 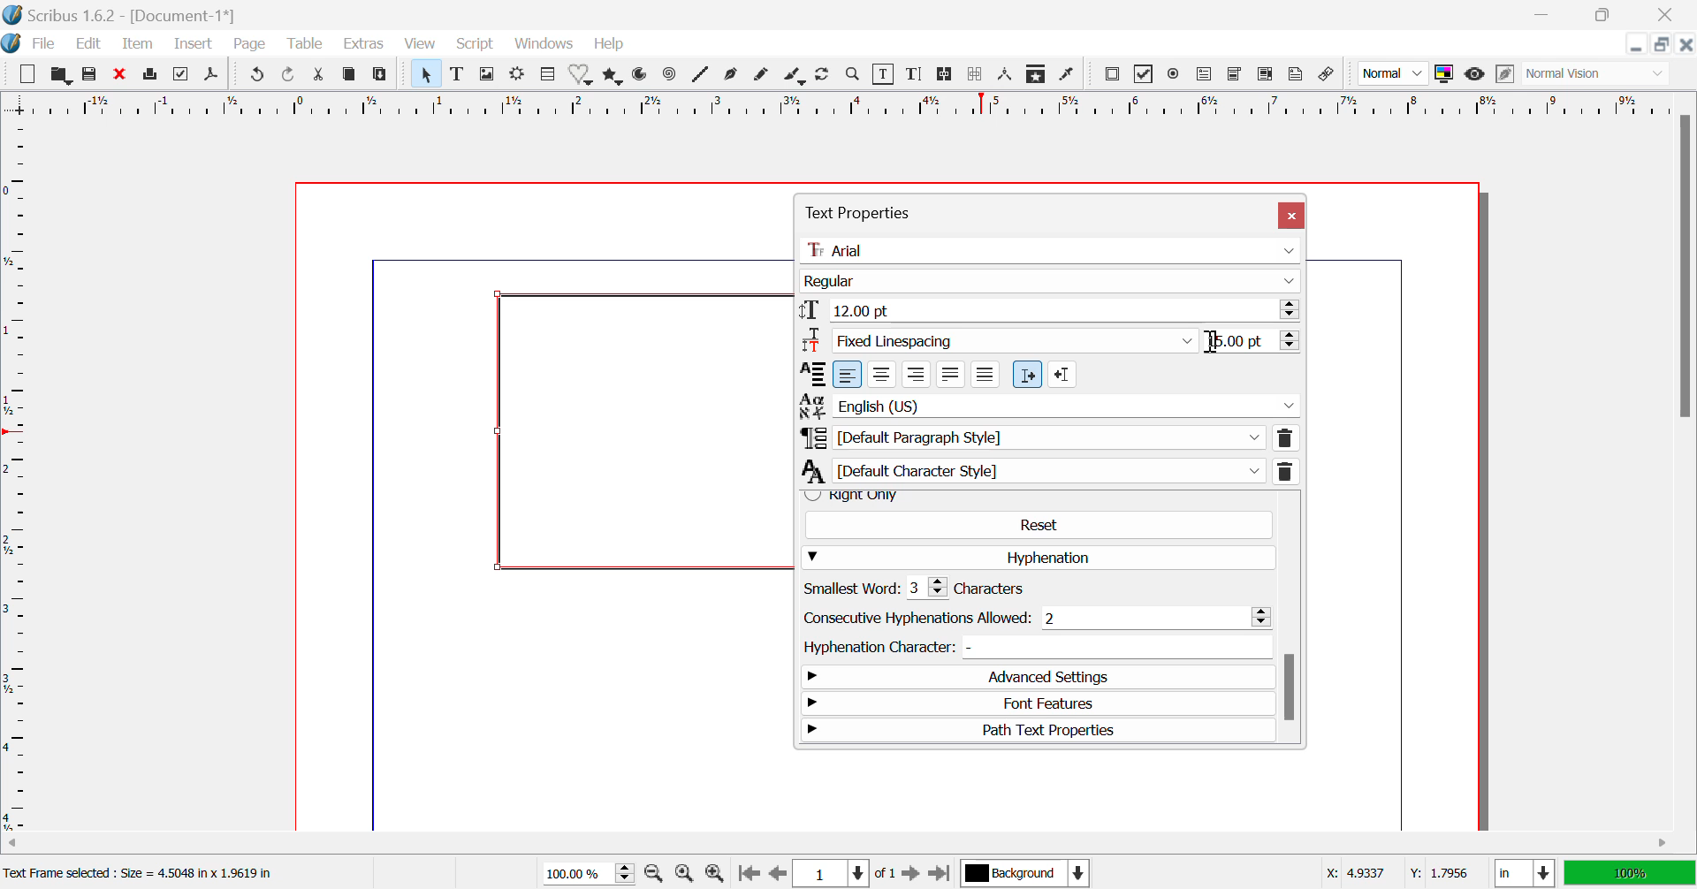 I want to click on Path Text Properties, so click(x=1039, y=730).